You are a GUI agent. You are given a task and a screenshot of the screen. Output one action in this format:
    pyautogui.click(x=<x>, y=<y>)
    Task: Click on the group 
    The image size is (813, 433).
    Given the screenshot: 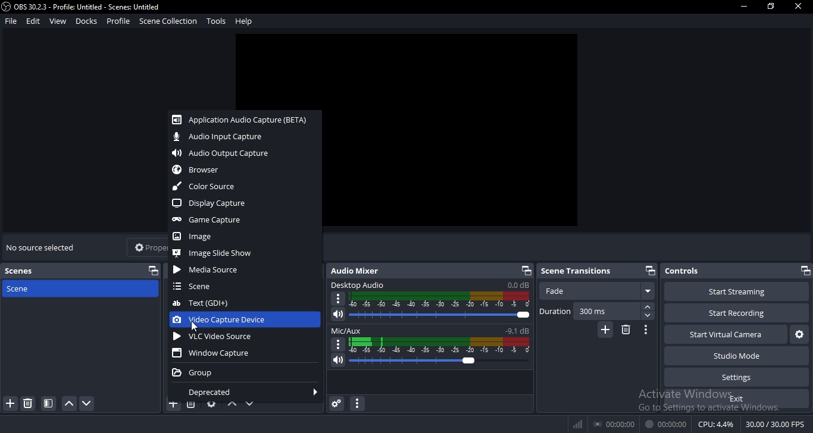 What is the action you would take?
    pyautogui.click(x=196, y=374)
    